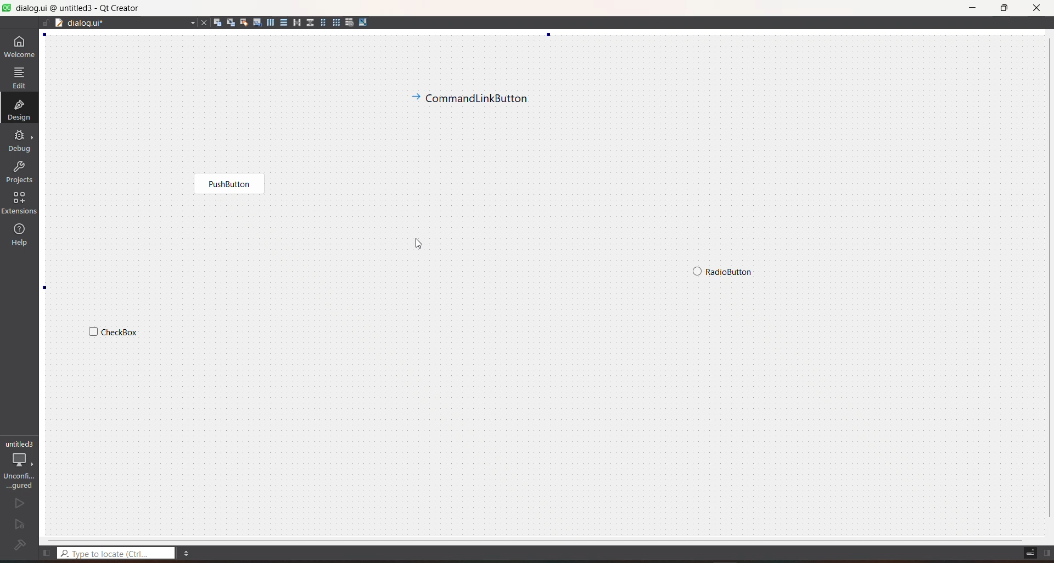  What do you see at coordinates (20, 234) in the screenshot?
I see `help` at bounding box center [20, 234].